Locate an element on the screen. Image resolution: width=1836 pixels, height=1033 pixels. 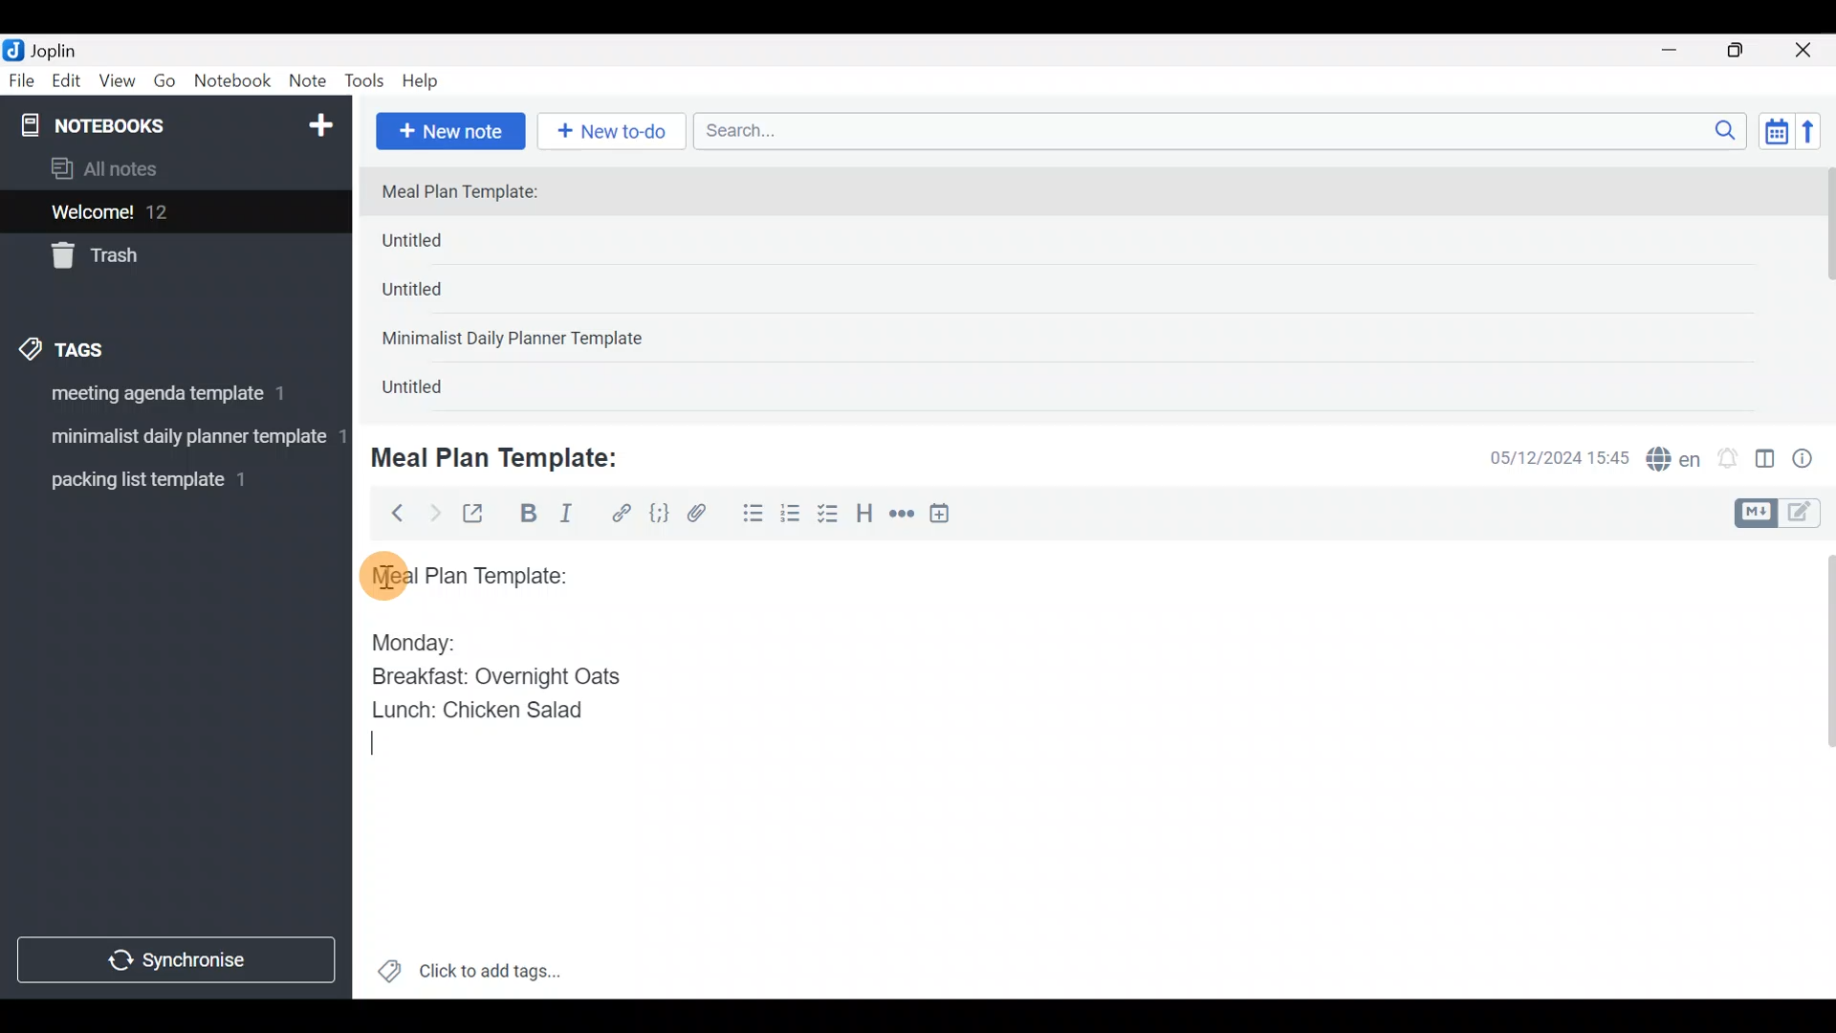
Back is located at coordinates (389, 512).